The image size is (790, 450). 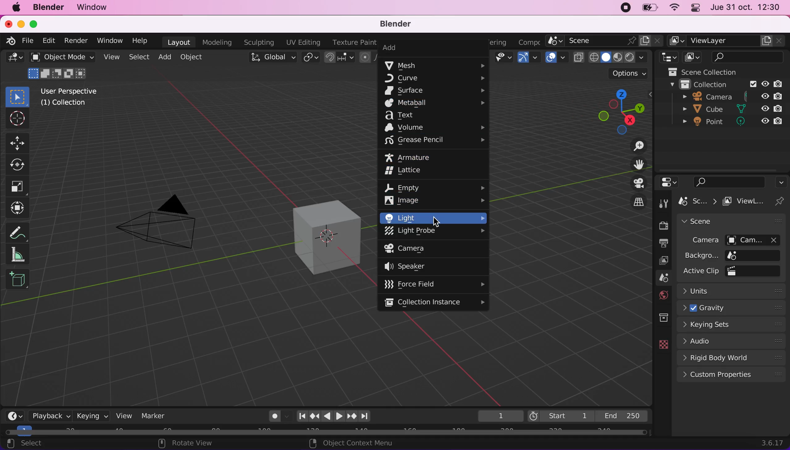 I want to click on measure, so click(x=19, y=255).